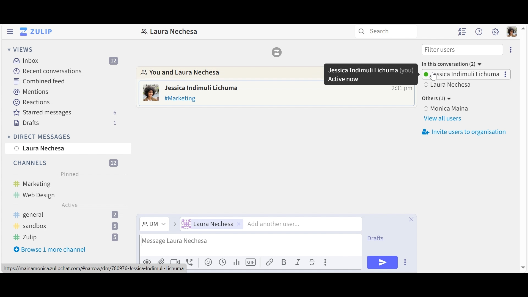 Image resolution: width=528 pixels, height=297 pixels. I want to click on invite users to organisation, so click(464, 132).